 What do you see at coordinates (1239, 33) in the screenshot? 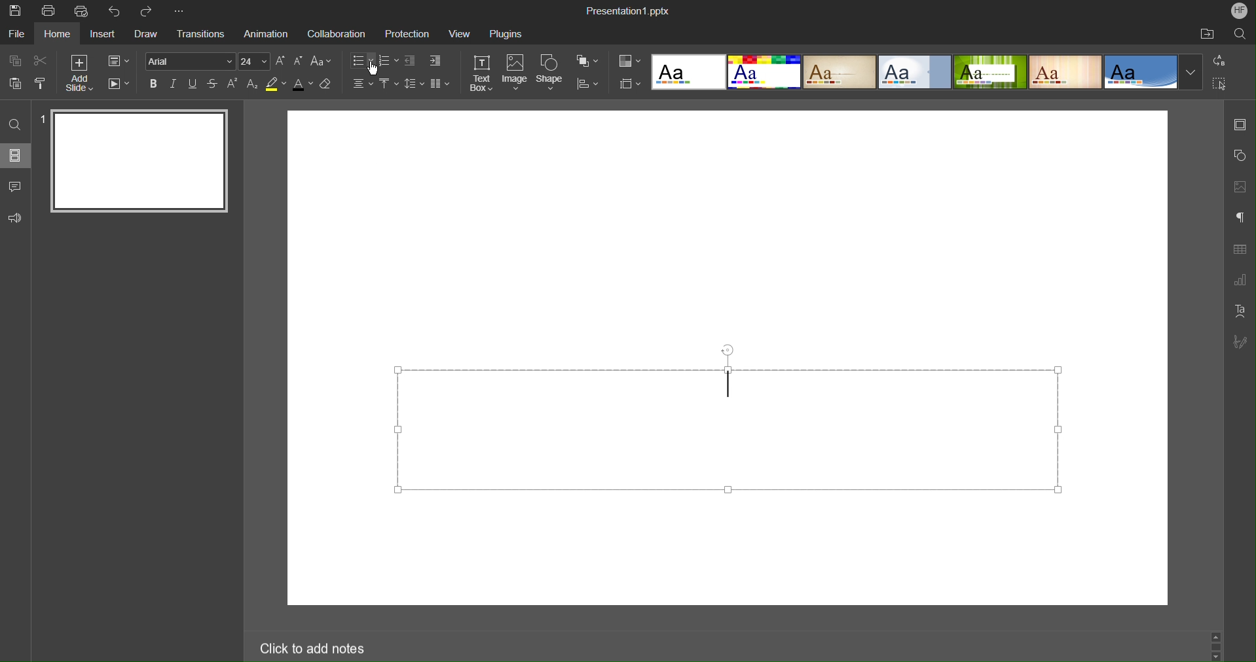
I see `Search` at bounding box center [1239, 33].